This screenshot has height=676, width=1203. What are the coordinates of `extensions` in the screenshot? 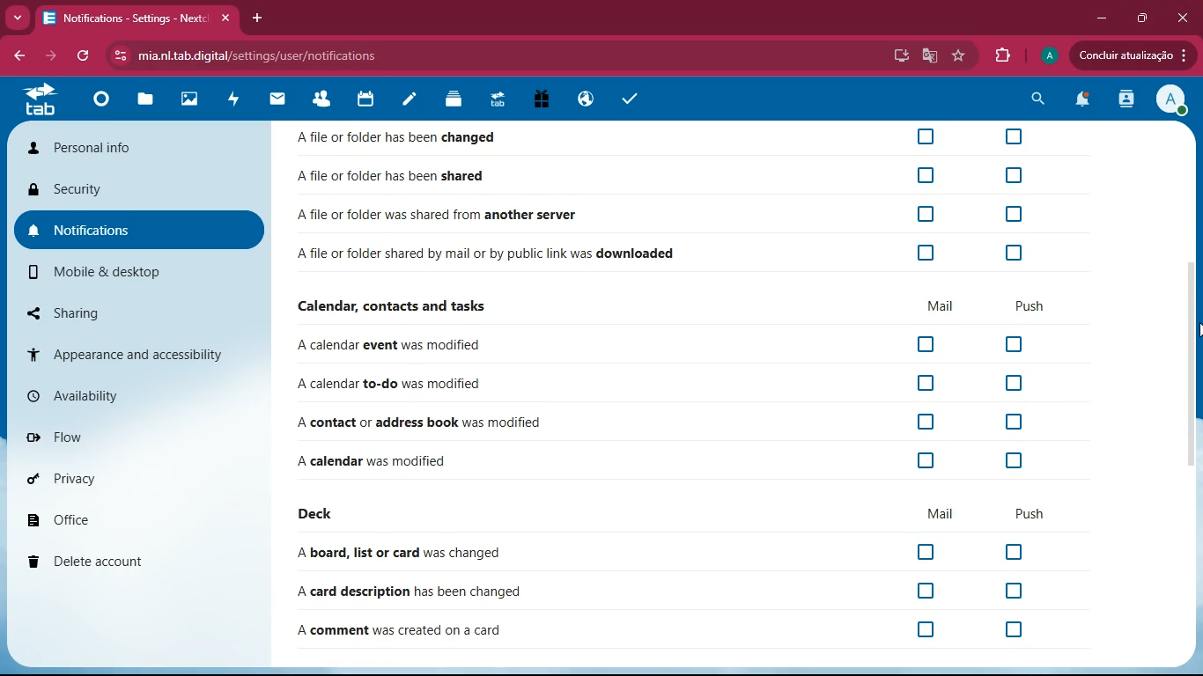 It's located at (1005, 56).